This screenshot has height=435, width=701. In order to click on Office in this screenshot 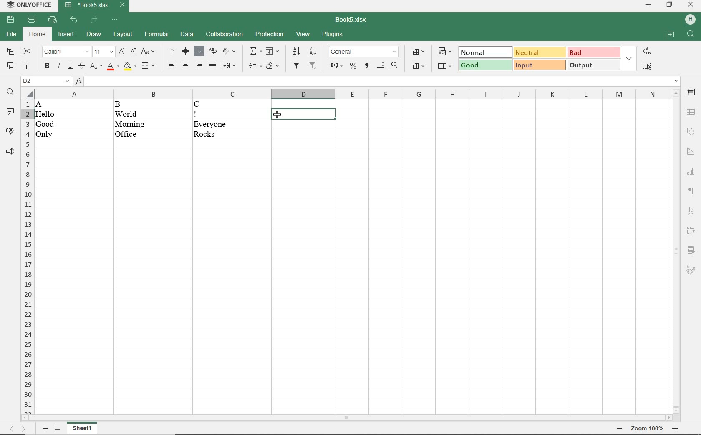, I will do `click(130, 134)`.